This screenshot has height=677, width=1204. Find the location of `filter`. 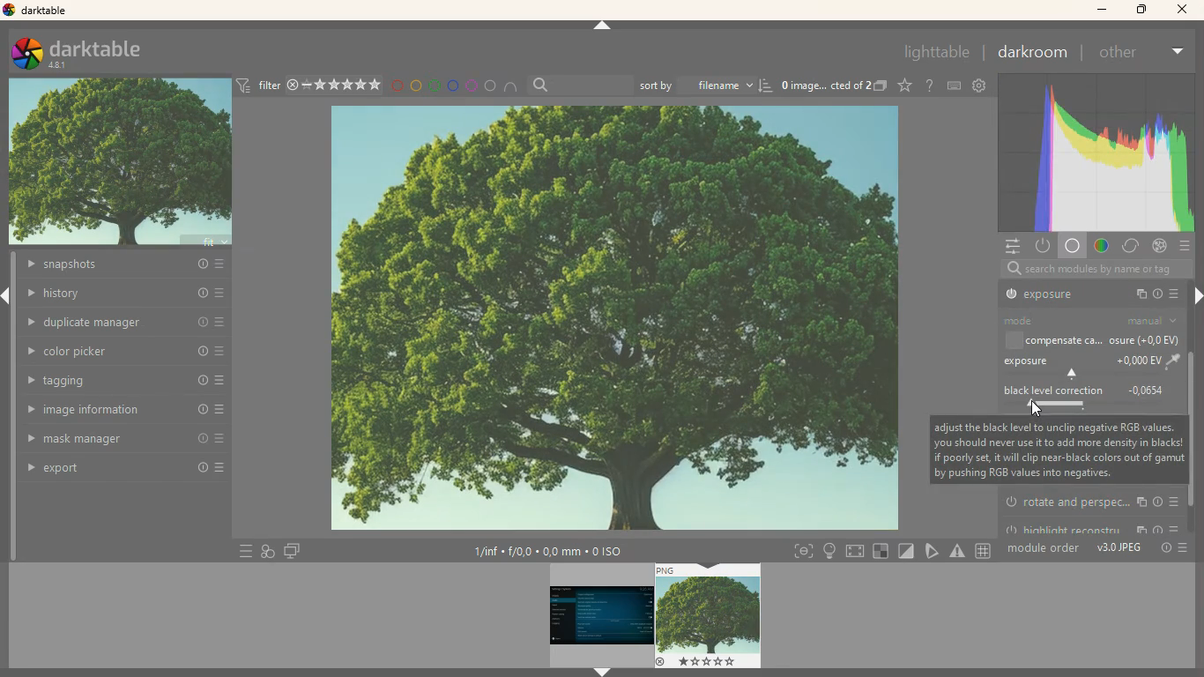

filter is located at coordinates (269, 83).